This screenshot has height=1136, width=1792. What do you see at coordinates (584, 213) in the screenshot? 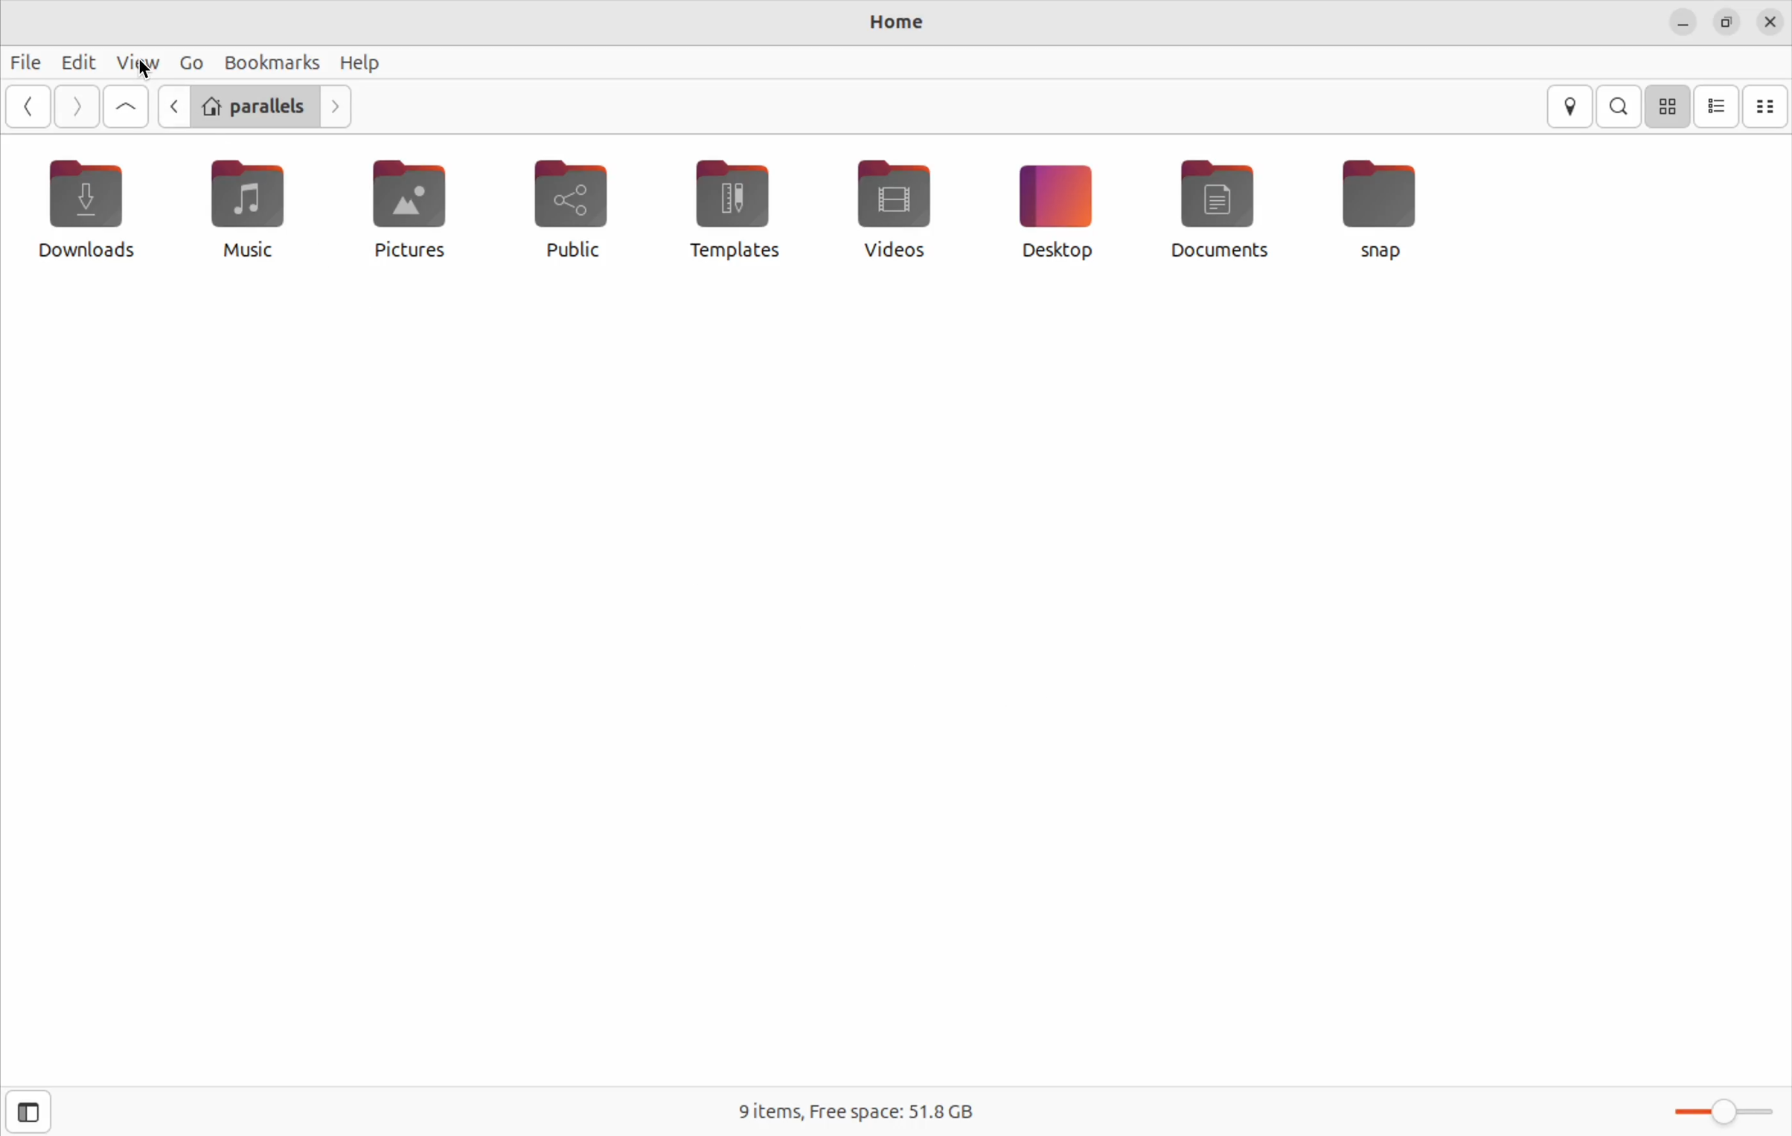
I see `public ` at bounding box center [584, 213].